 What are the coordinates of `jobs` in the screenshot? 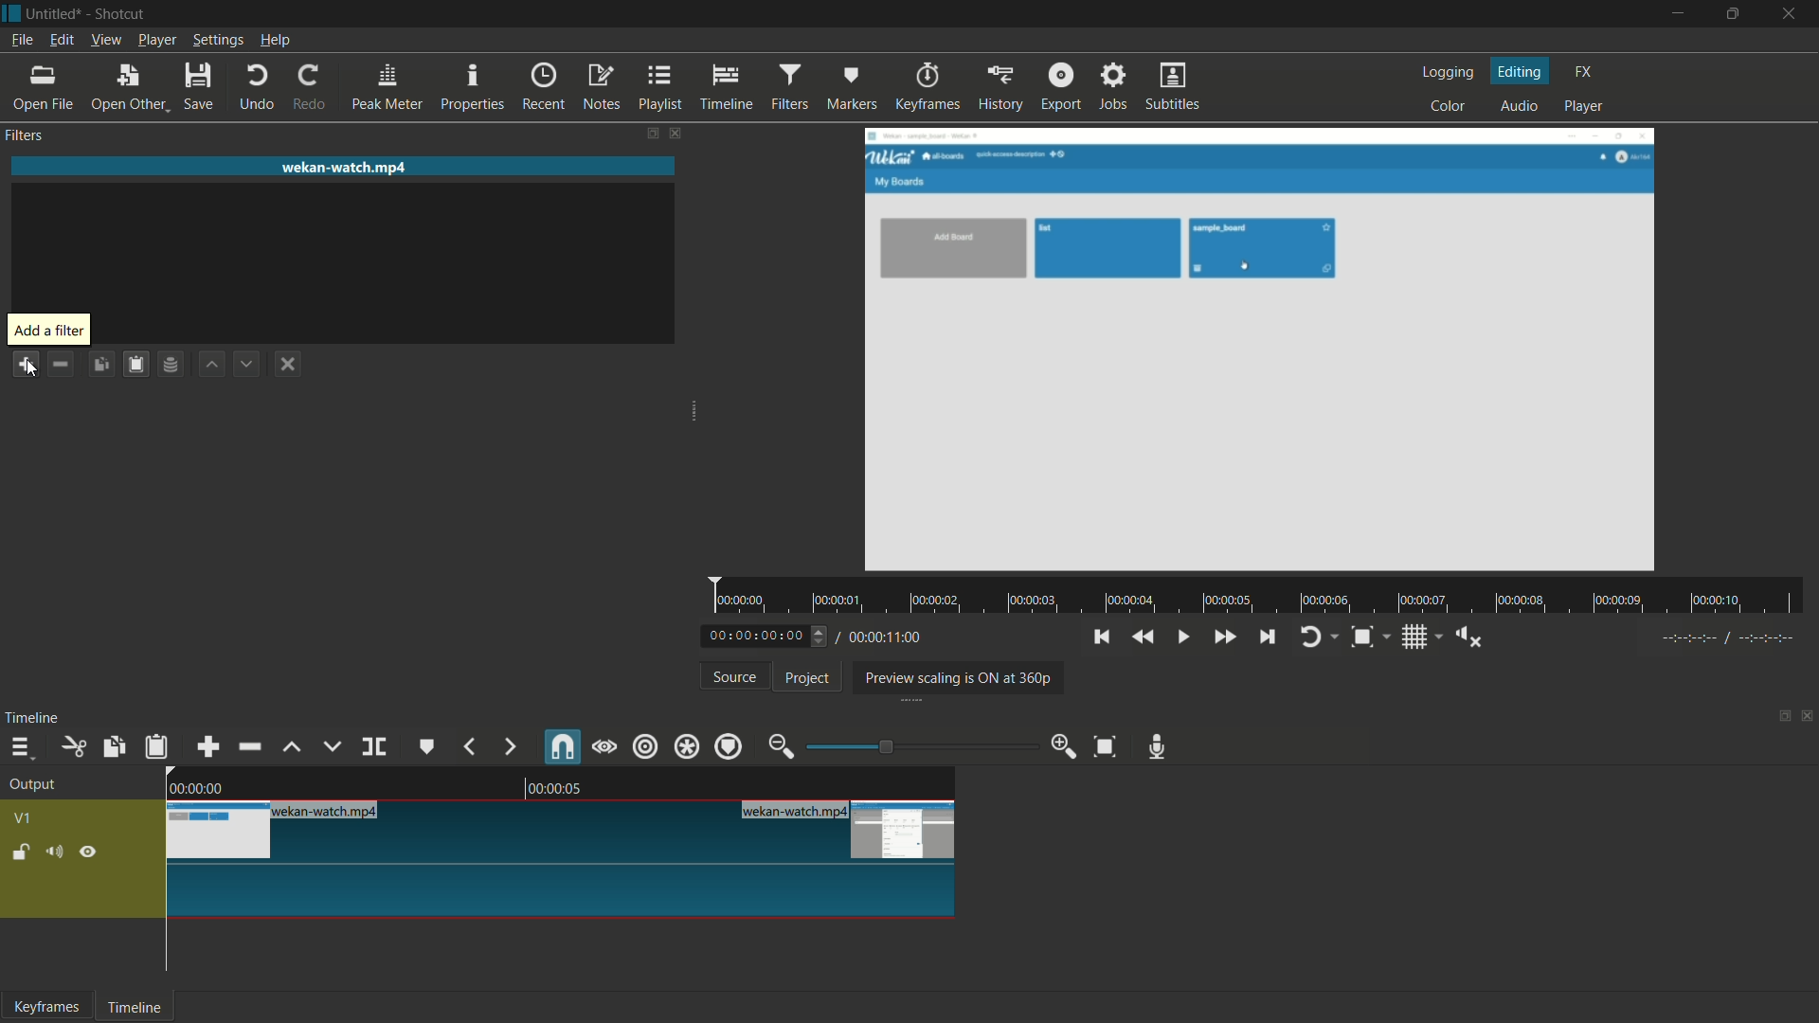 It's located at (1115, 87).